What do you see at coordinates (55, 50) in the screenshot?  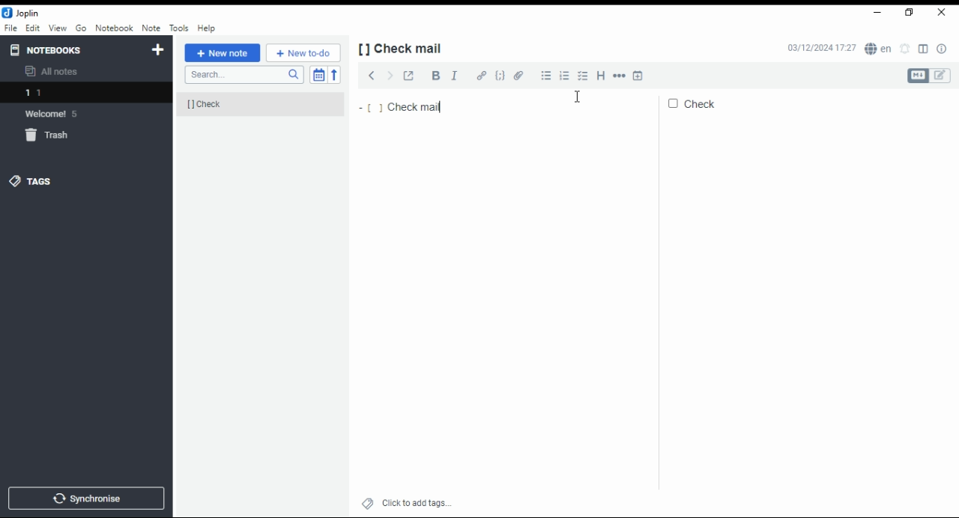 I see `notebooks` at bounding box center [55, 50].